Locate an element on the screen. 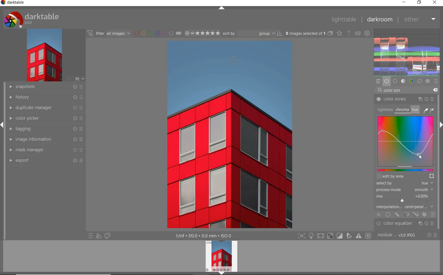 The height and width of the screenshot is (275, 443). lighttable is located at coordinates (343, 19).